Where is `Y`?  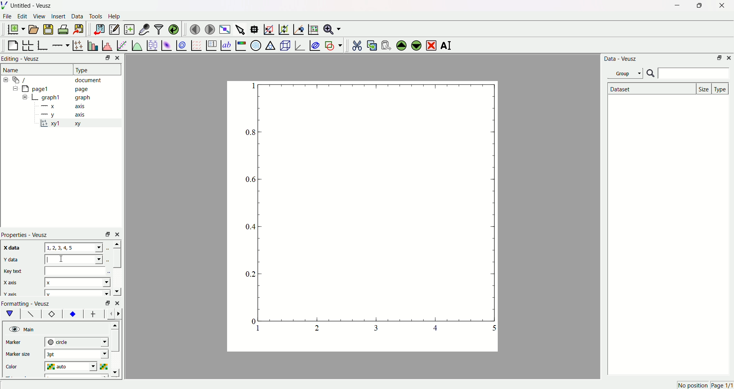
Y is located at coordinates (73, 259).